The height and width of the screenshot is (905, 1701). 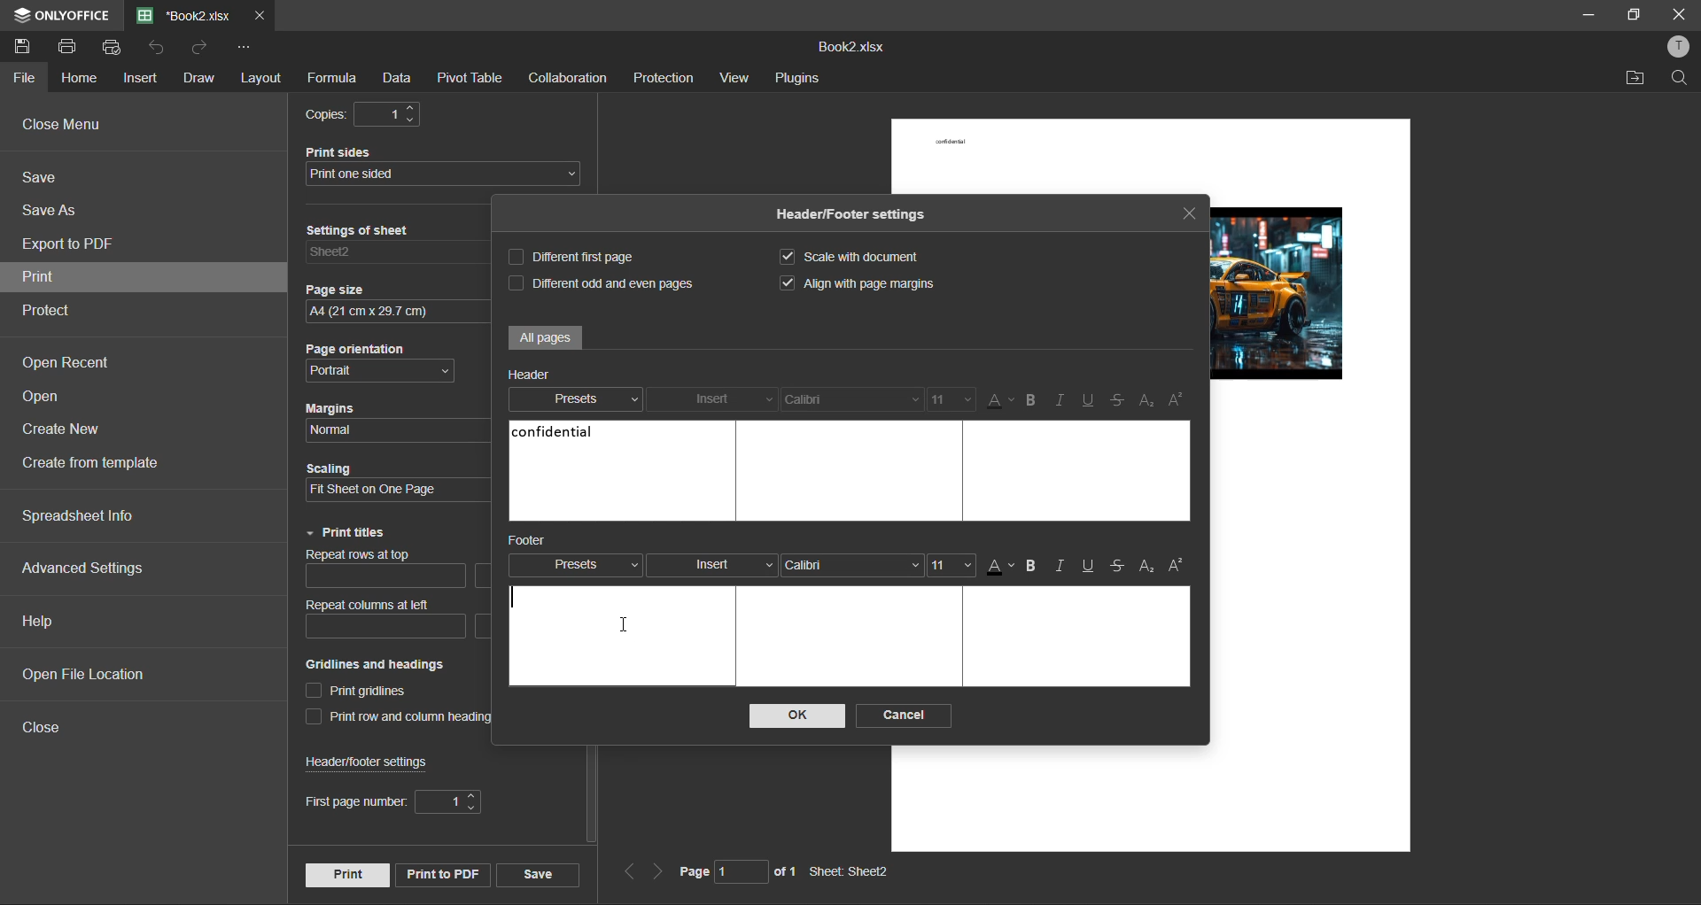 What do you see at coordinates (337, 289) in the screenshot?
I see `Page size` at bounding box center [337, 289].